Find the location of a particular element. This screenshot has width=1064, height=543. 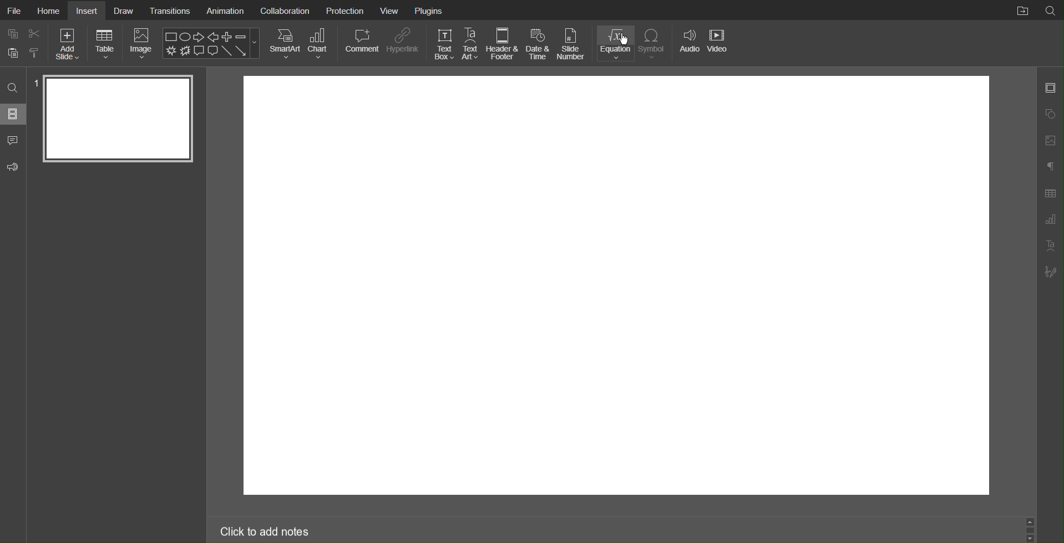

Feedback and Support is located at coordinates (14, 167).